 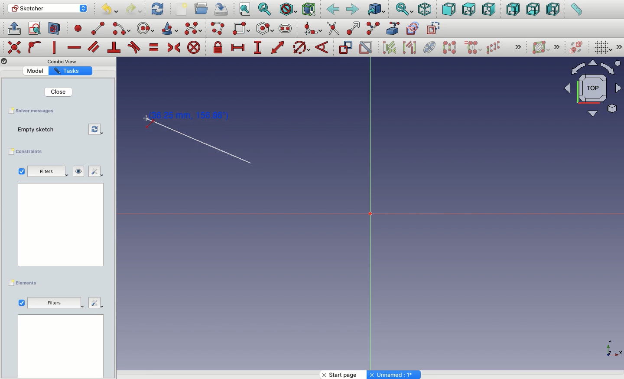 What do you see at coordinates (367, 47) in the screenshot?
I see `Activate/deactivate constraint` at bounding box center [367, 47].